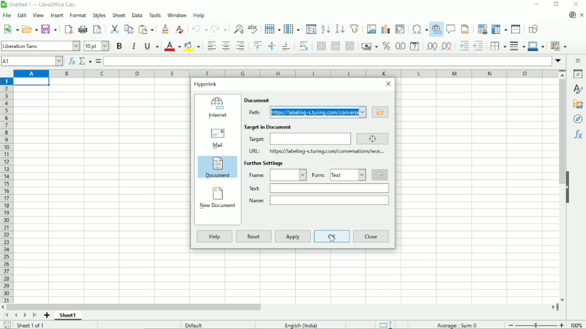  What do you see at coordinates (268, 127) in the screenshot?
I see `Target in document` at bounding box center [268, 127].